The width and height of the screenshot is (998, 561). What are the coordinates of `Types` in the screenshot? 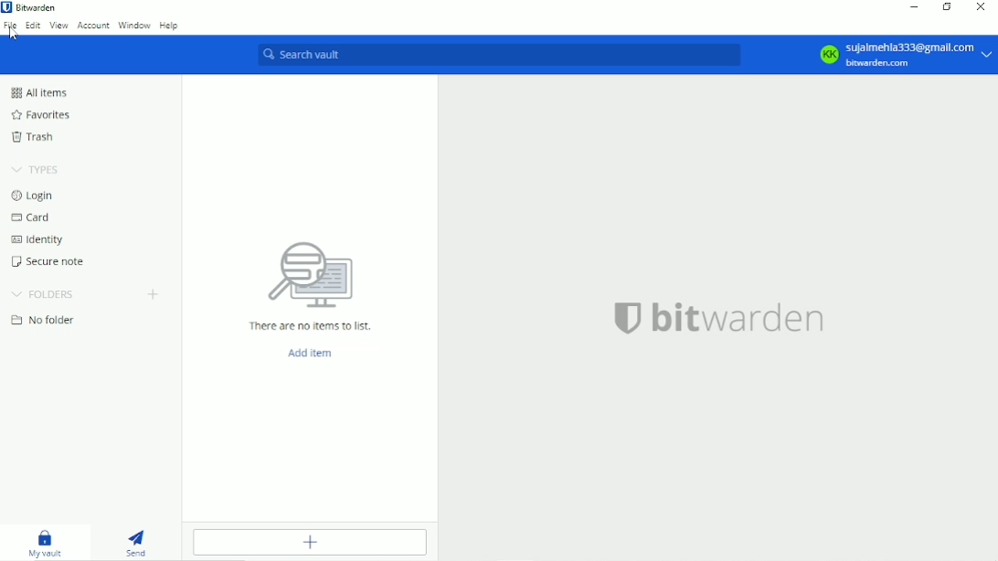 It's located at (38, 170).